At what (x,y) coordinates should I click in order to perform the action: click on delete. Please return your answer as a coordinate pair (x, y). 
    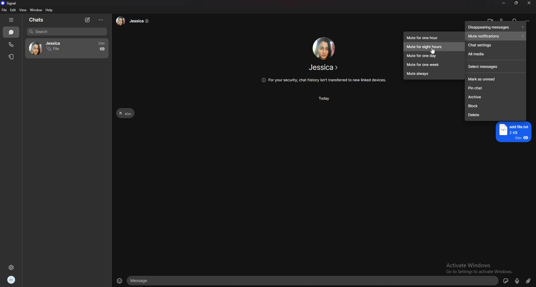
    Looking at the image, I should click on (496, 116).